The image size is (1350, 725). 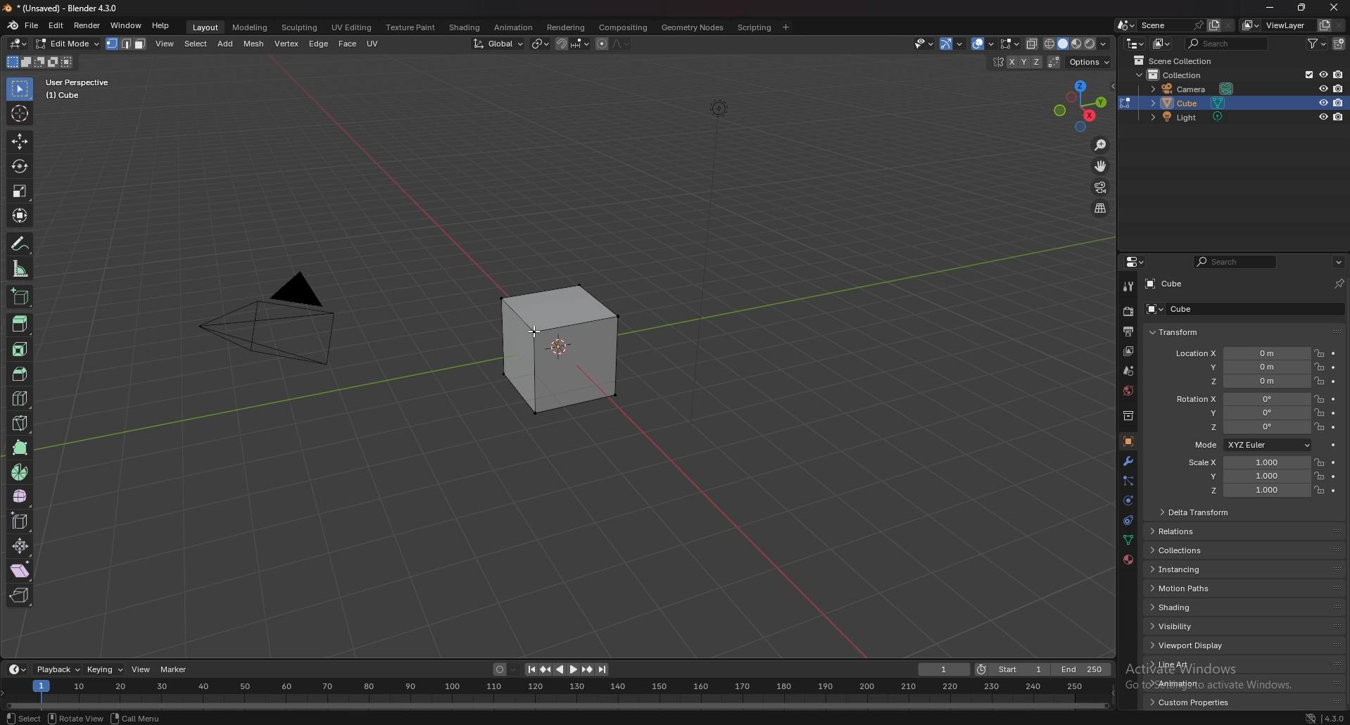 I want to click on animation, so click(x=515, y=27).